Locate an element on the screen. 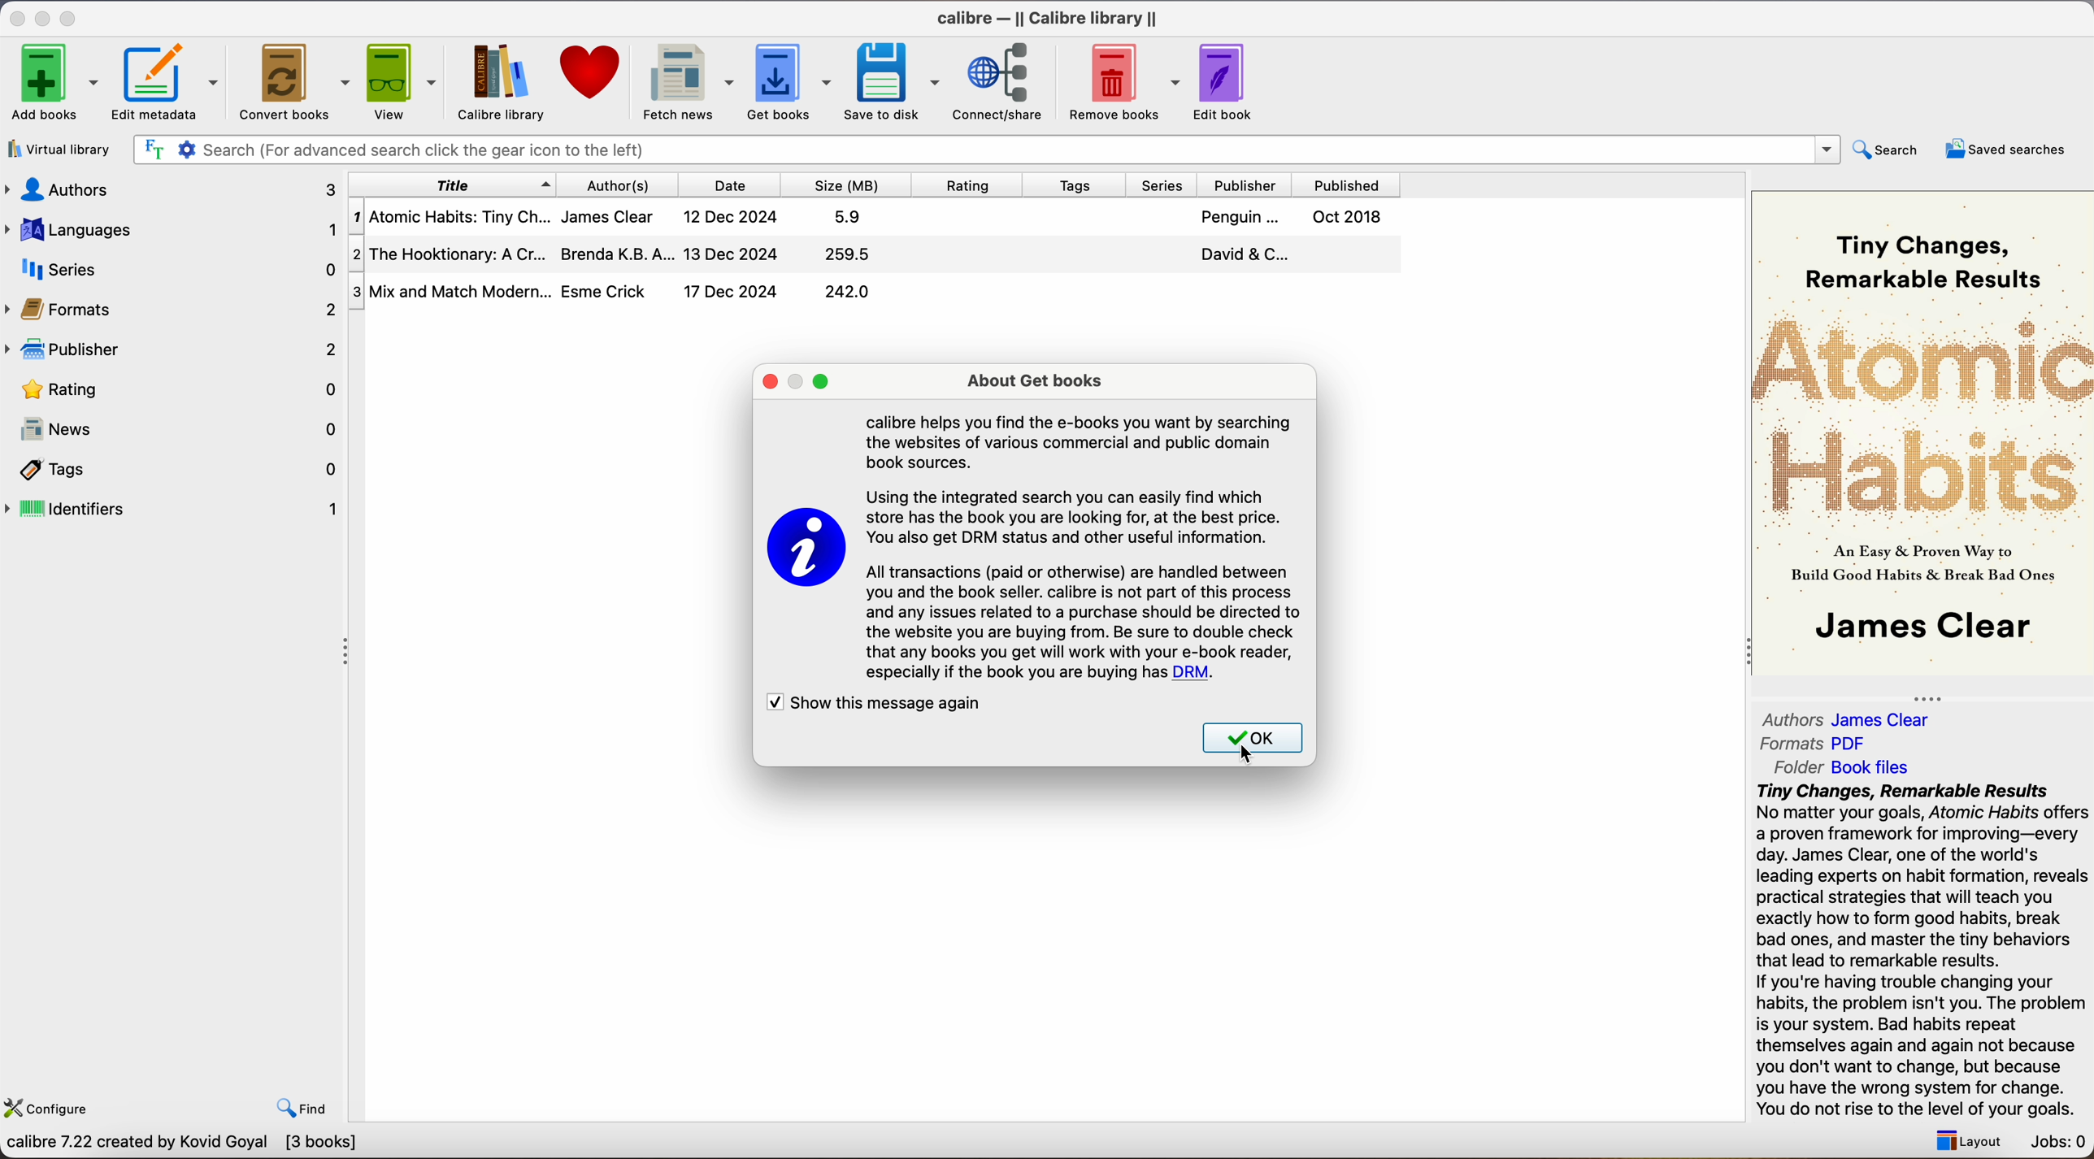 The height and width of the screenshot is (1159, 2094). saved searches is located at coordinates (2006, 149).